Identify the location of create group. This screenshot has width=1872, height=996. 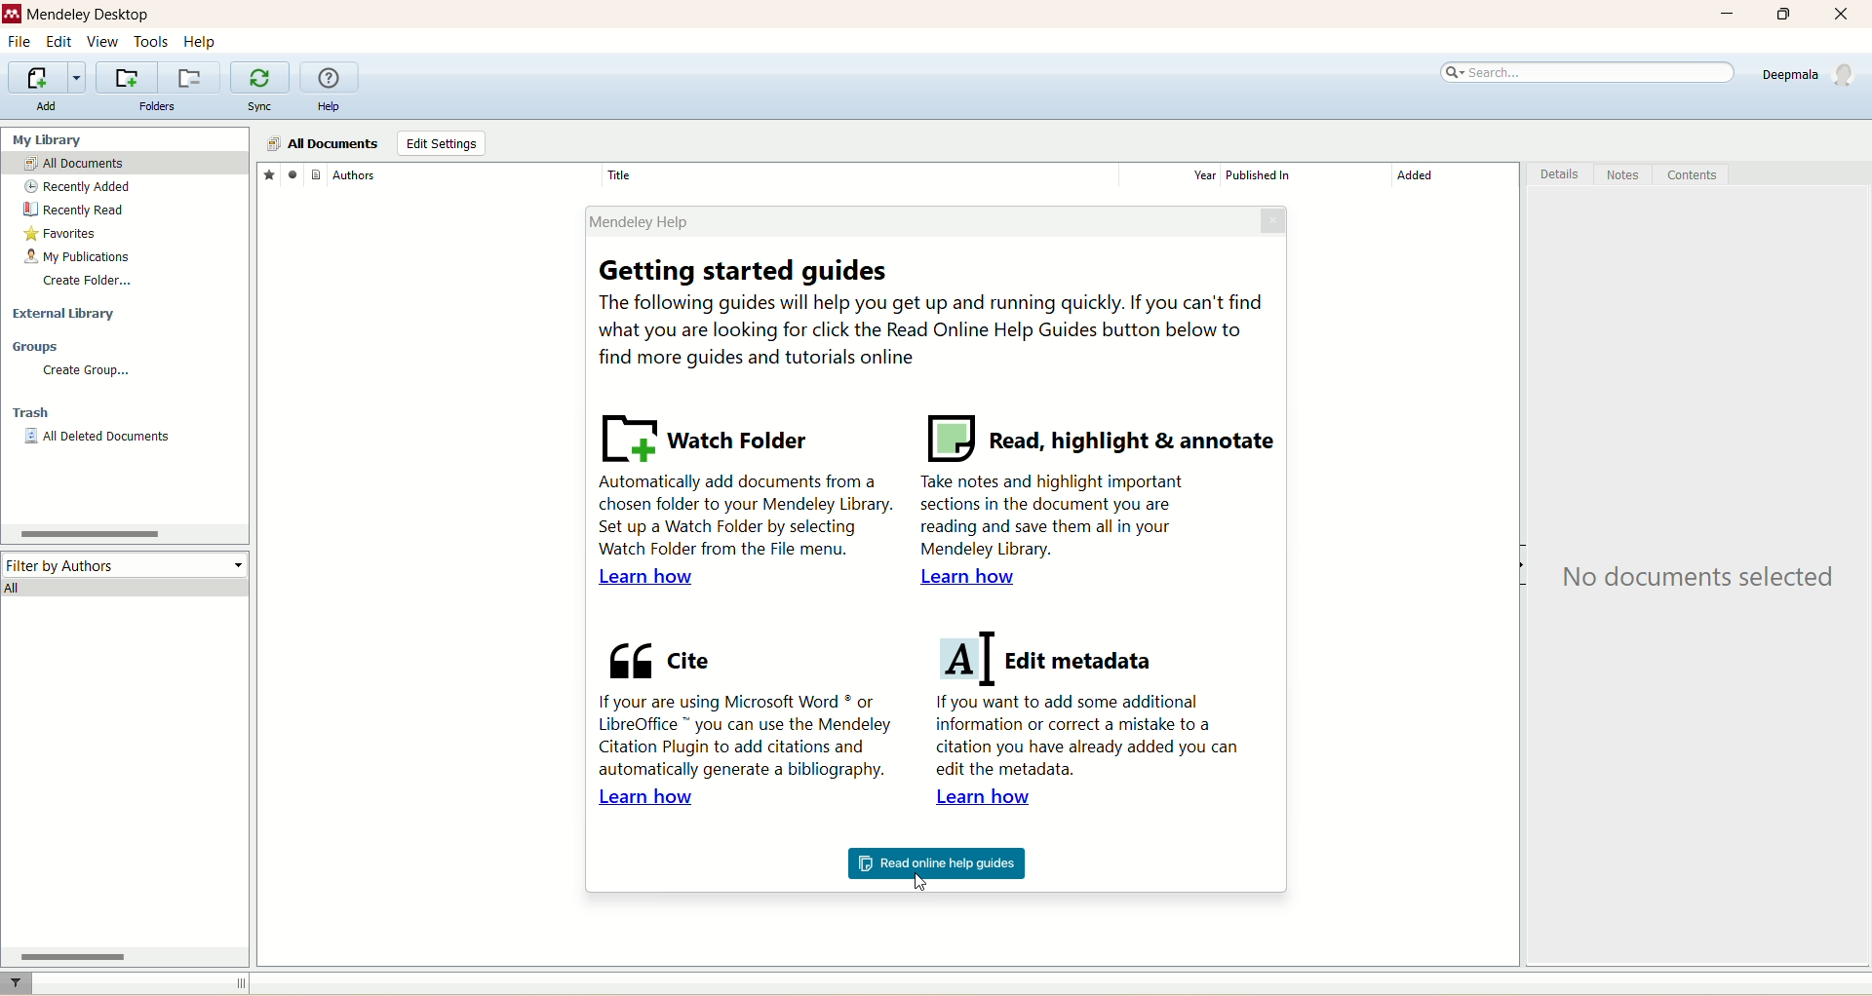
(89, 371).